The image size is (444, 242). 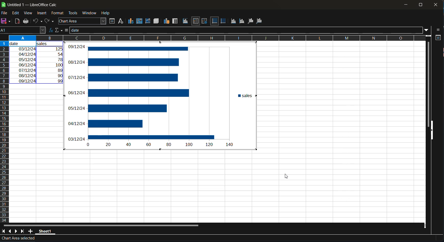 What do you see at coordinates (18, 239) in the screenshot?
I see `Chart area selected` at bounding box center [18, 239].